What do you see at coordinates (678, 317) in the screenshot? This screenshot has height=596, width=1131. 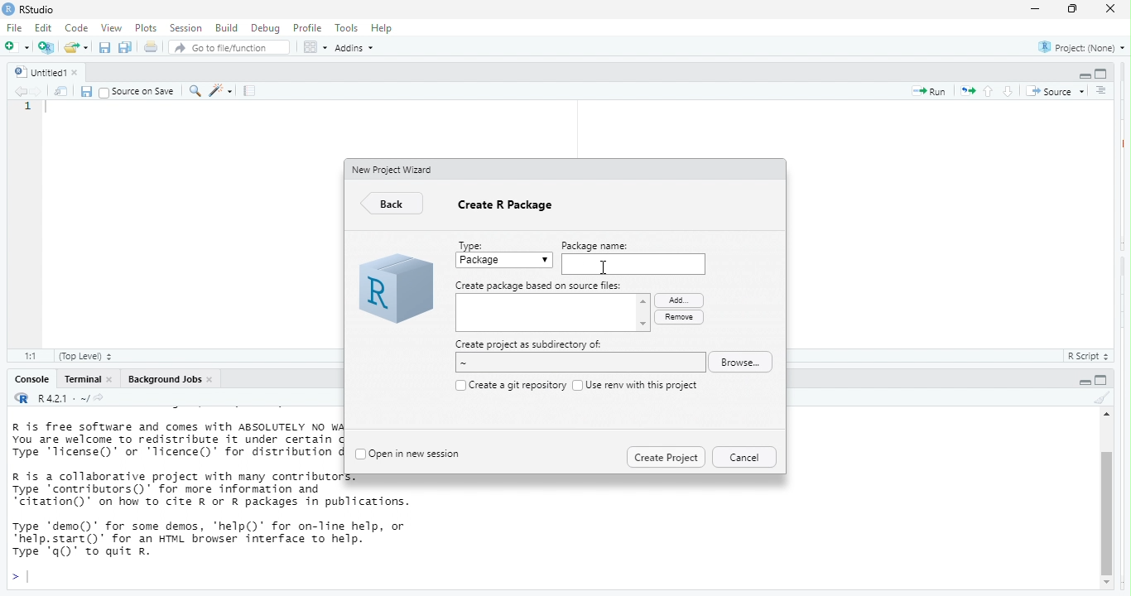 I see `remove` at bounding box center [678, 317].